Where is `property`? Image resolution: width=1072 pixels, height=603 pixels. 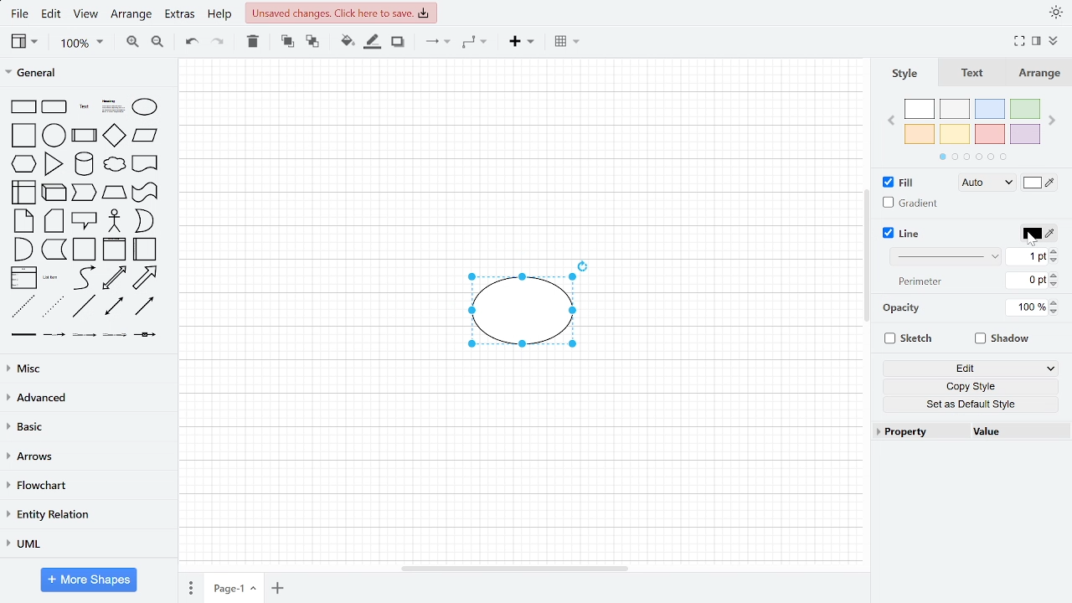 property is located at coordinates (916, 433).